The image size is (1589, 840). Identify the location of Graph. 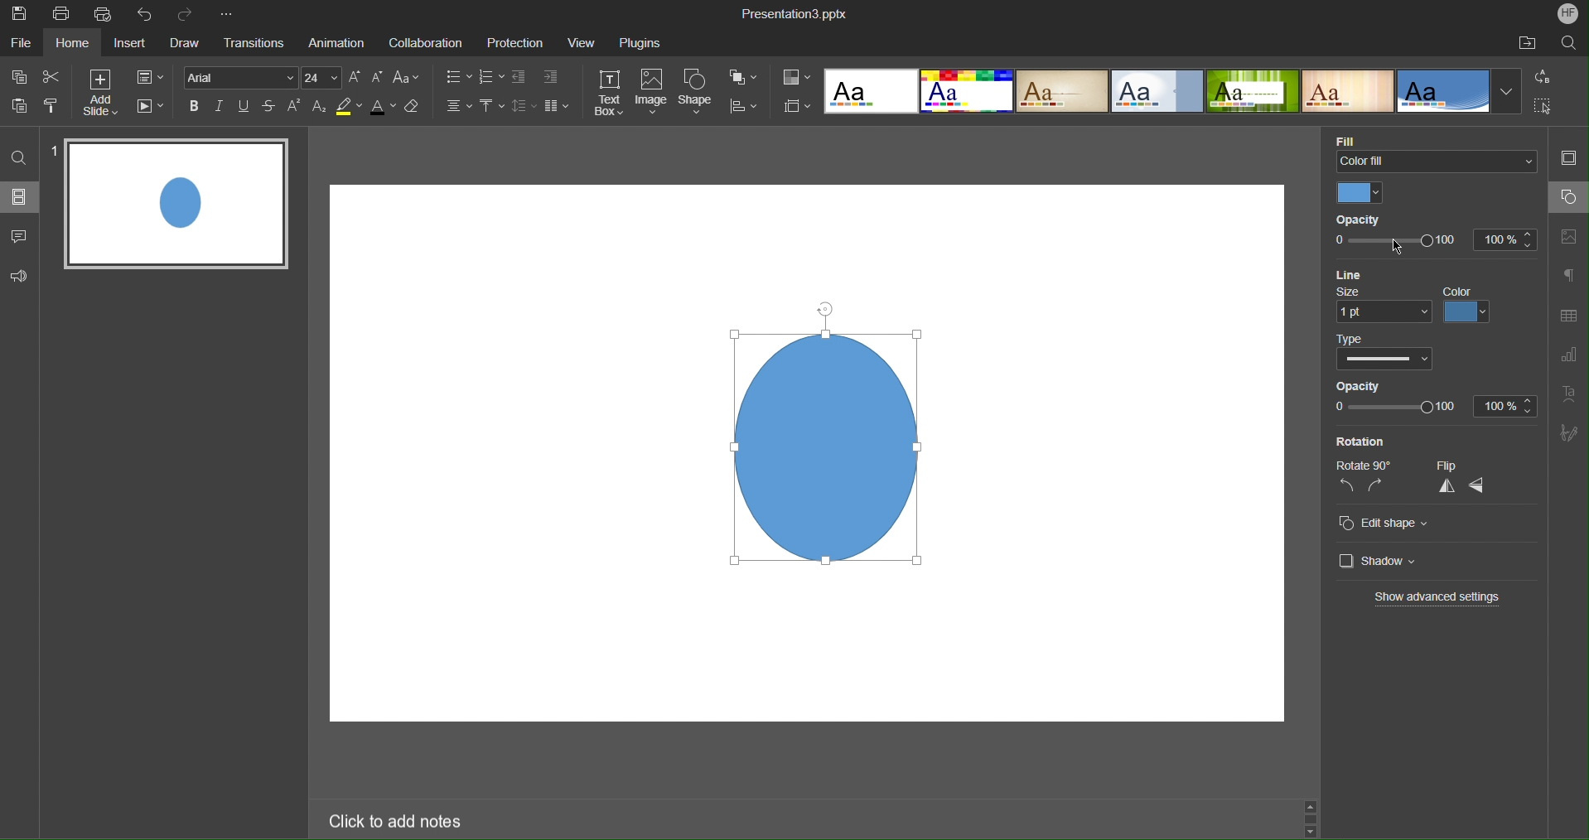
(1568, 355).